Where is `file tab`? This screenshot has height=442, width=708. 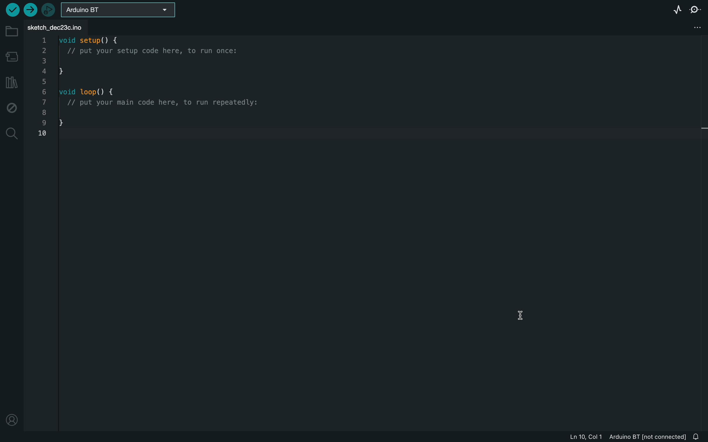
file tab is located at coordinates (59, 27).